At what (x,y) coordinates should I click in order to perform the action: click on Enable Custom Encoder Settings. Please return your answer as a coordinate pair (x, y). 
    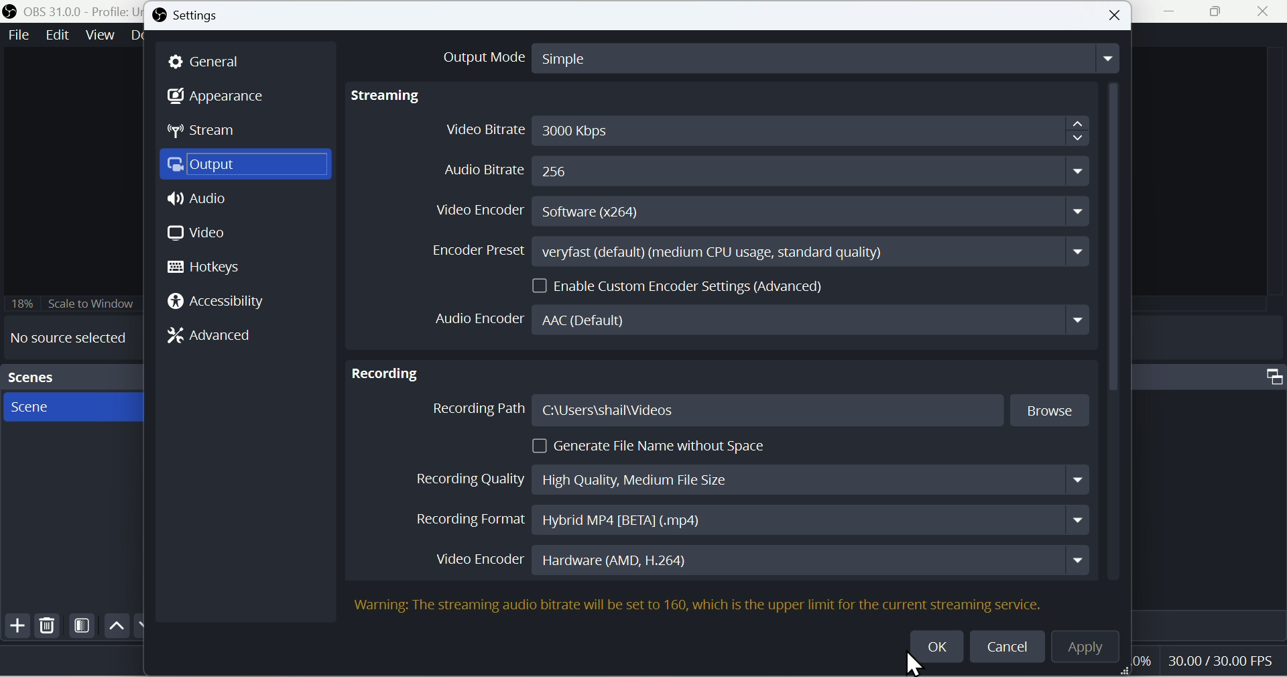
    Looking at the image, I should click on (683, 284).